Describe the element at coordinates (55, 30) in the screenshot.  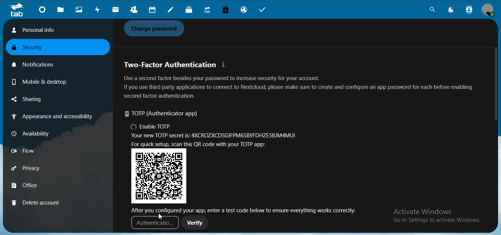
I see `personal info` at that location.